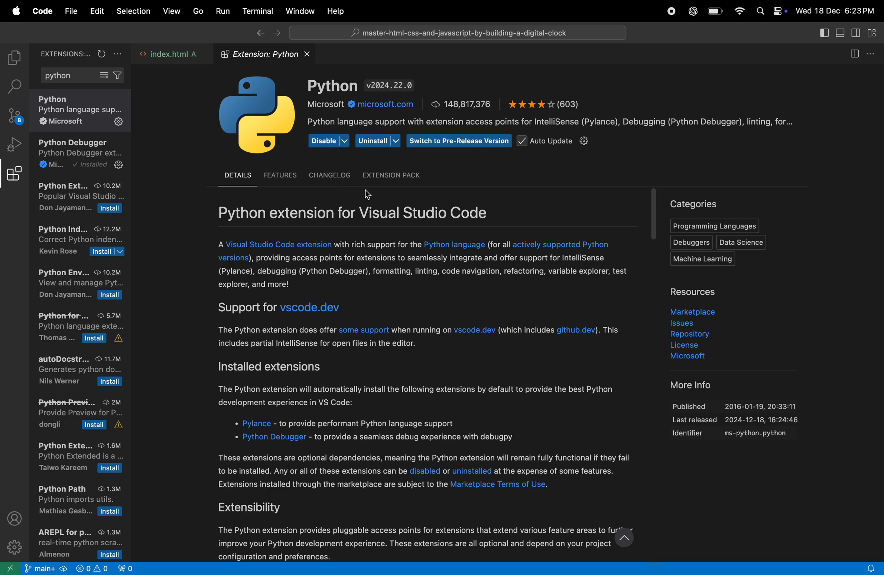 Image resolution: width=884 pixels, height=575 pixels. Describe the element at coordinates (80, 371) in the screenshot. I see `auto docstrat ` at that location.